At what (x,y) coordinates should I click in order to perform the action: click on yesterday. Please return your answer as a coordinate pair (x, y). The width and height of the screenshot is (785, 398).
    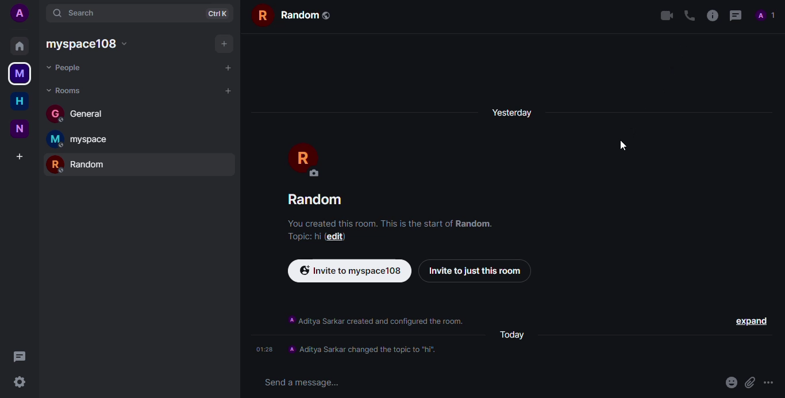
    Looking at the image, I should click on (520, 116).